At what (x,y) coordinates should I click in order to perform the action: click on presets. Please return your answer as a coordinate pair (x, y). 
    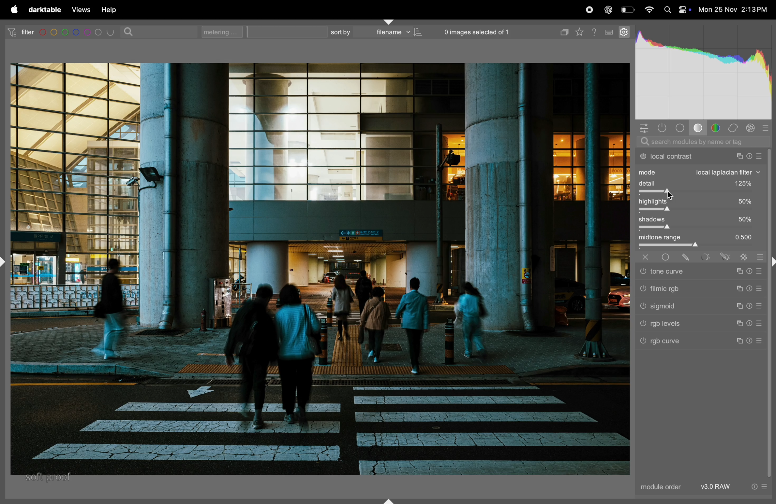
    Looking at the image, I should click on (766, 127).